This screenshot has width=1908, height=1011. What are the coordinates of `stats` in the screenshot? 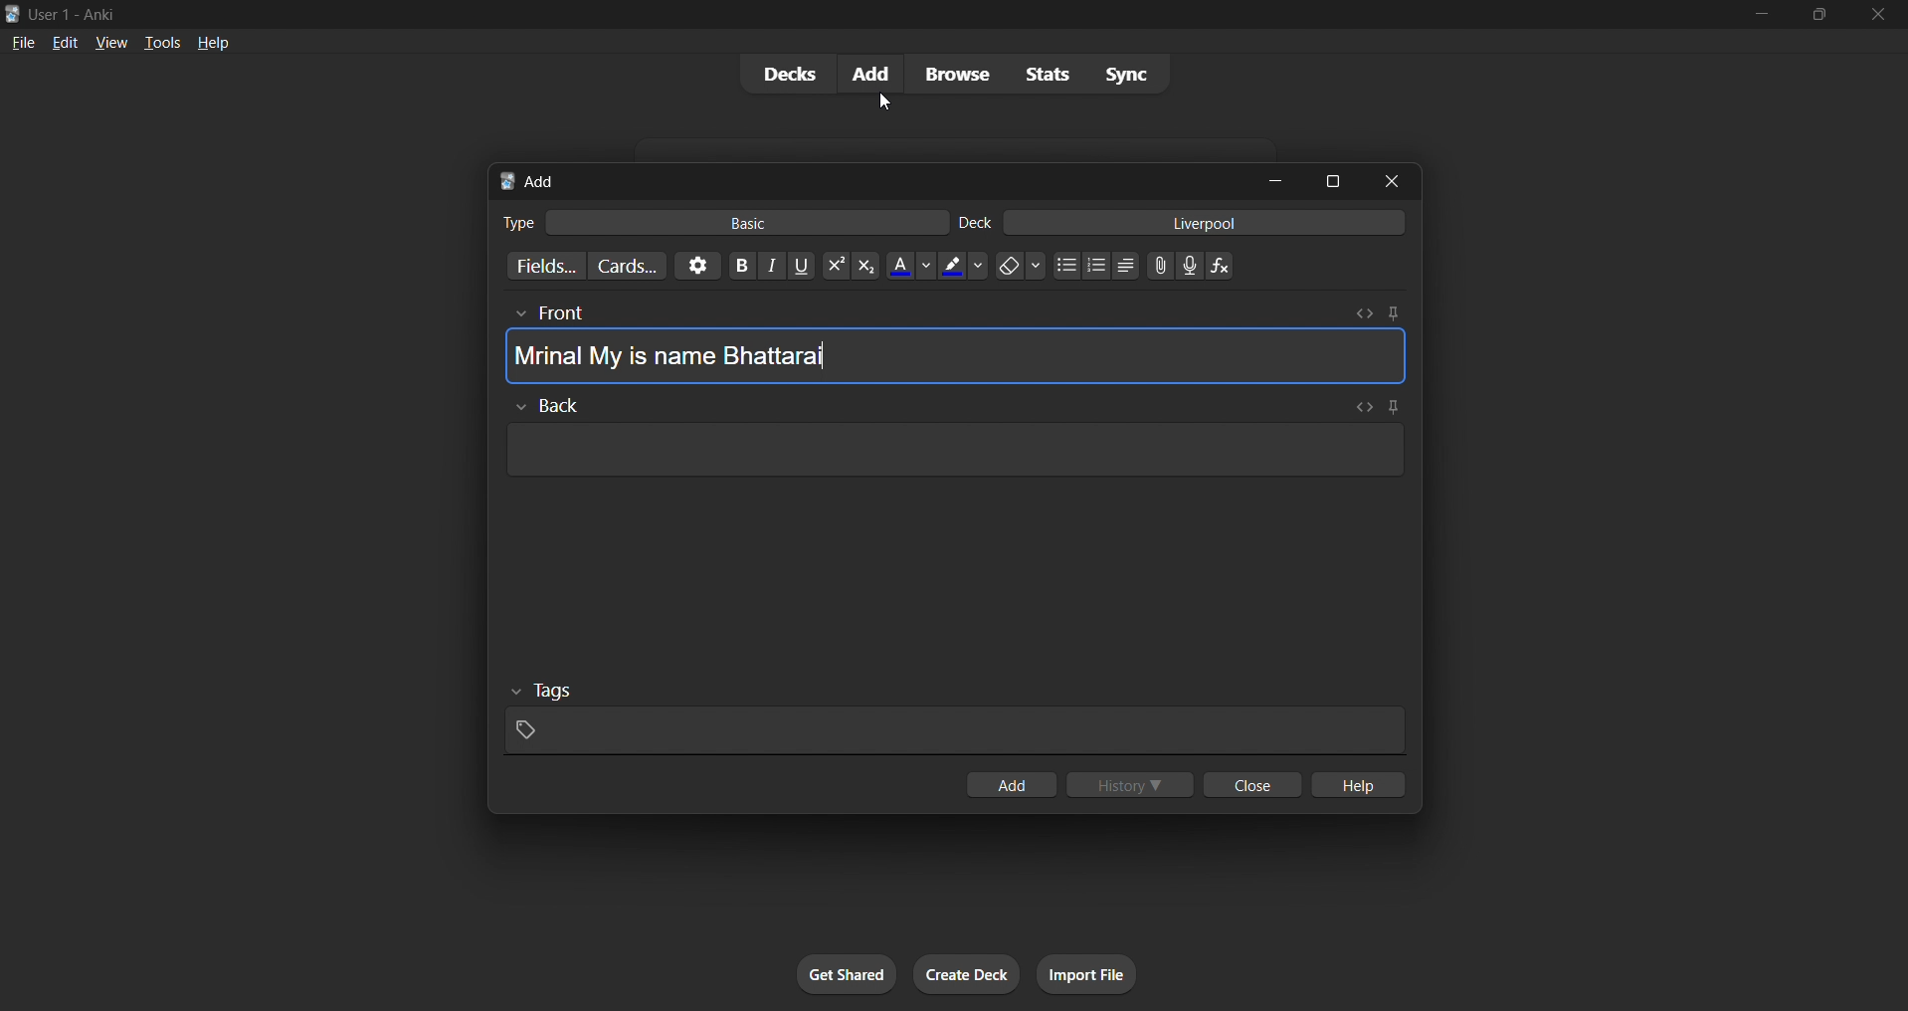 It's located at (1040, 73).